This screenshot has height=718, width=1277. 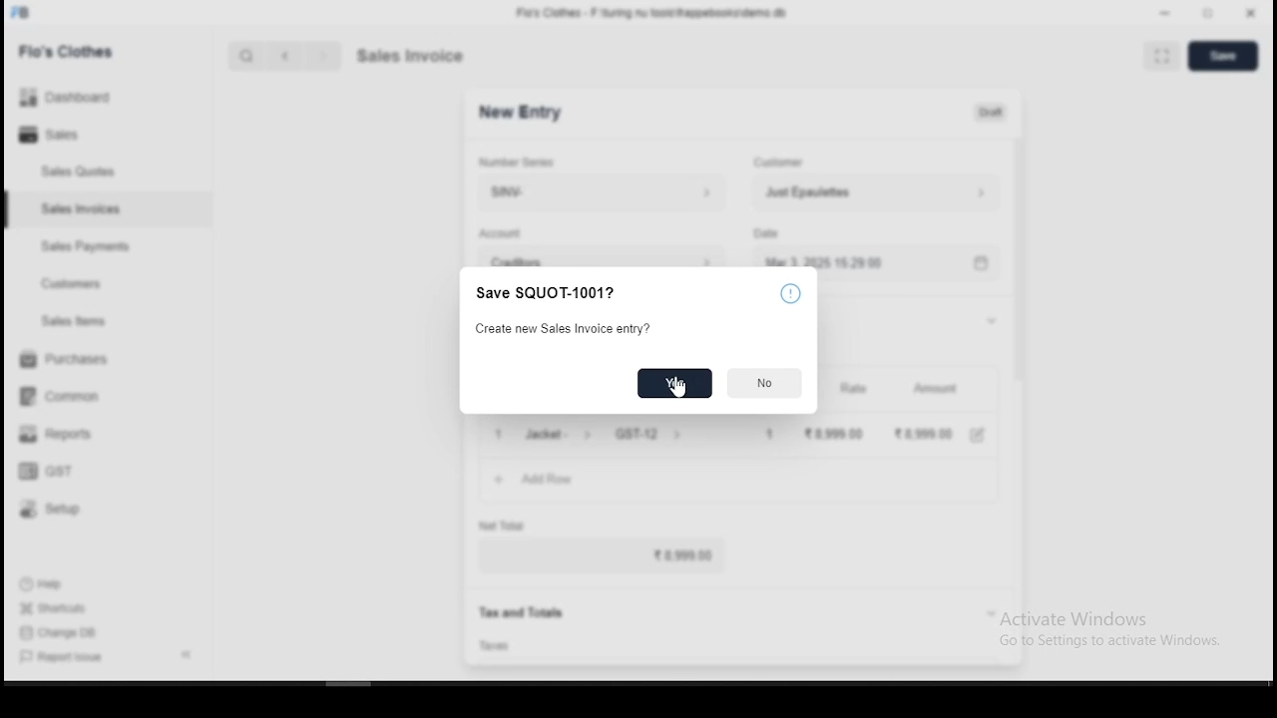 I want to click on 1 Jacket- >, so click(x=546, y=435).